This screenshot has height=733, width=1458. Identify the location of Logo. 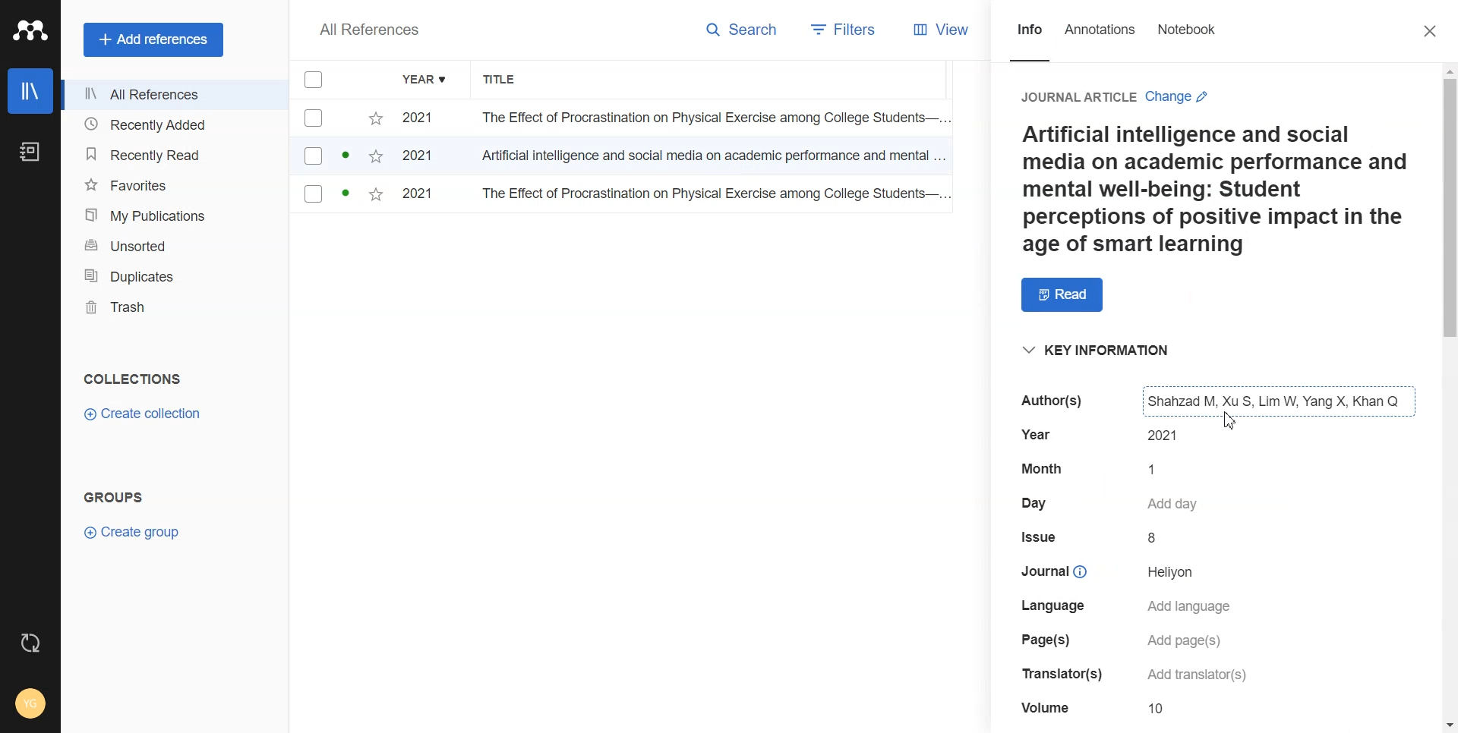
(30, 31).